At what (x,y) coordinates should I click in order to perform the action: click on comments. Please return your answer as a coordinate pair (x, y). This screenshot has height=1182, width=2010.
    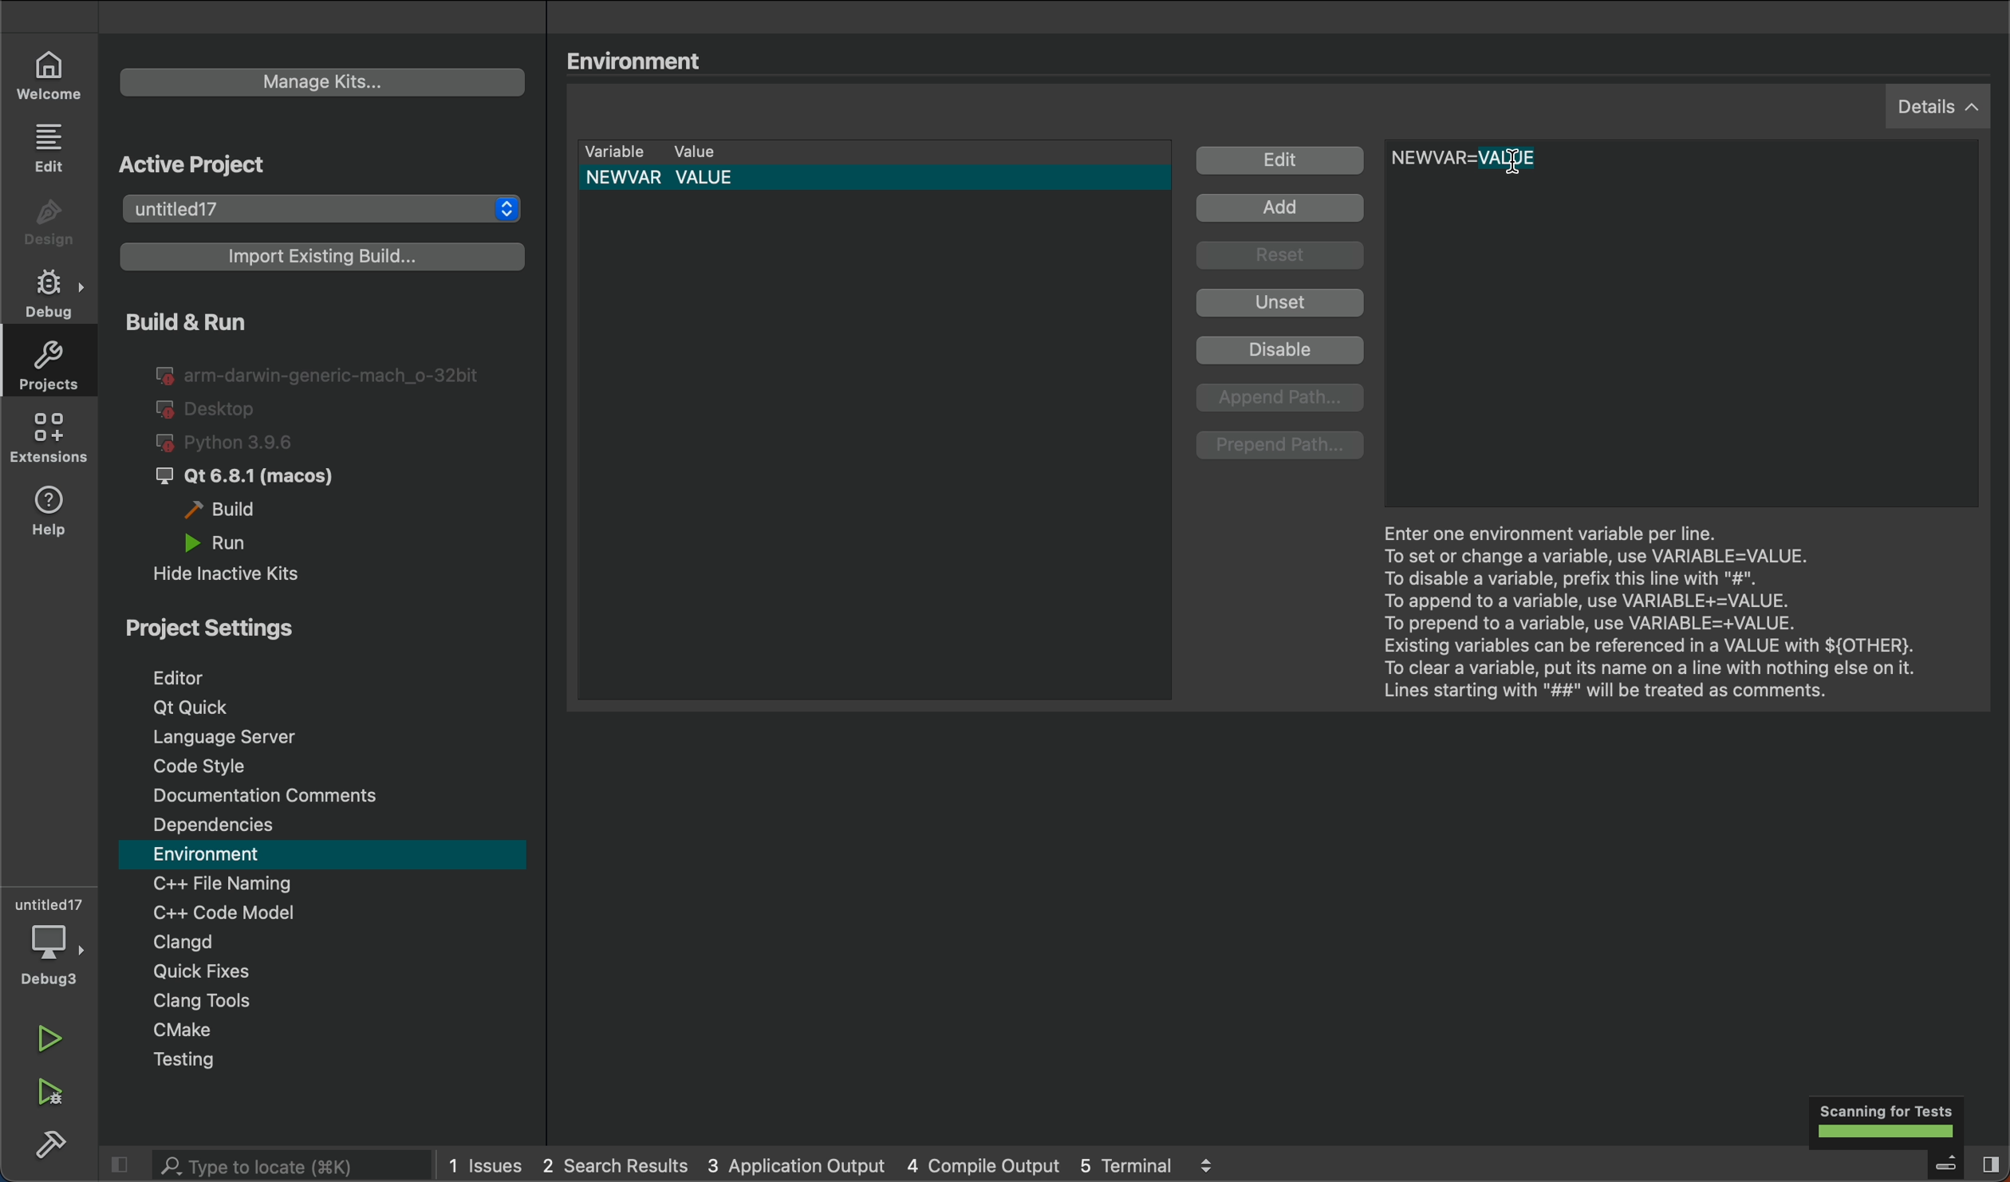
    Looking at the image, I should click on (325, 794).